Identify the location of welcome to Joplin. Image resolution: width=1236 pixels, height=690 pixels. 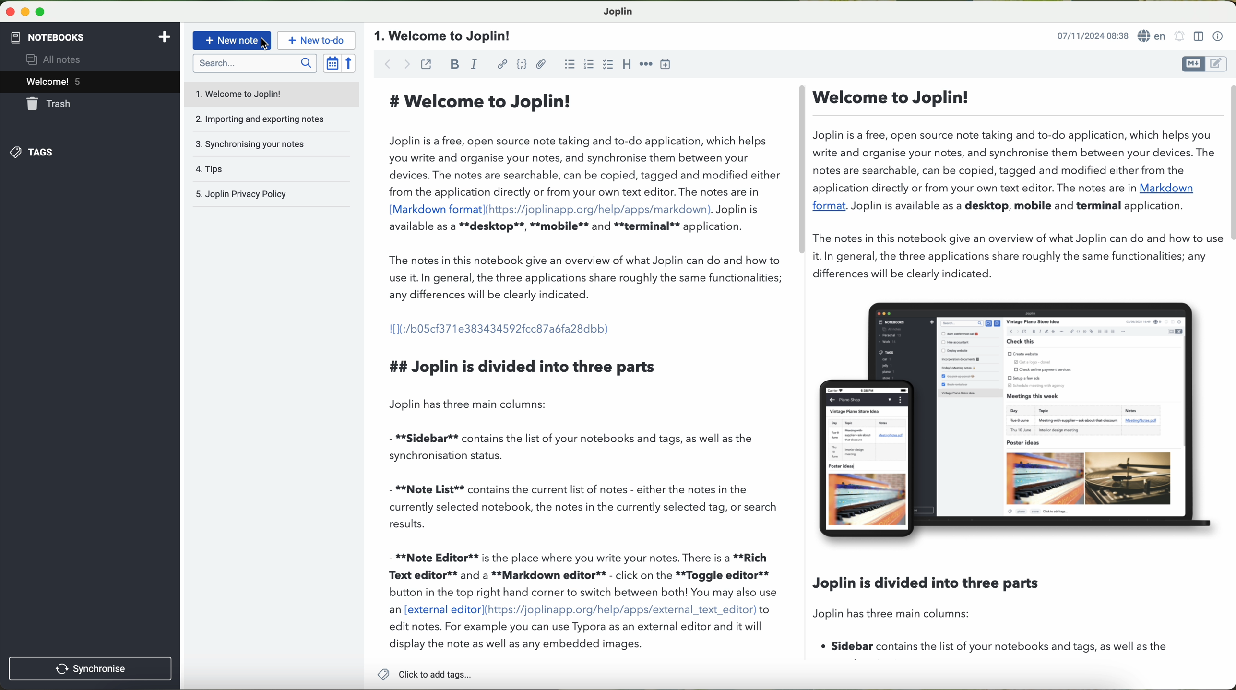
(272, 94).